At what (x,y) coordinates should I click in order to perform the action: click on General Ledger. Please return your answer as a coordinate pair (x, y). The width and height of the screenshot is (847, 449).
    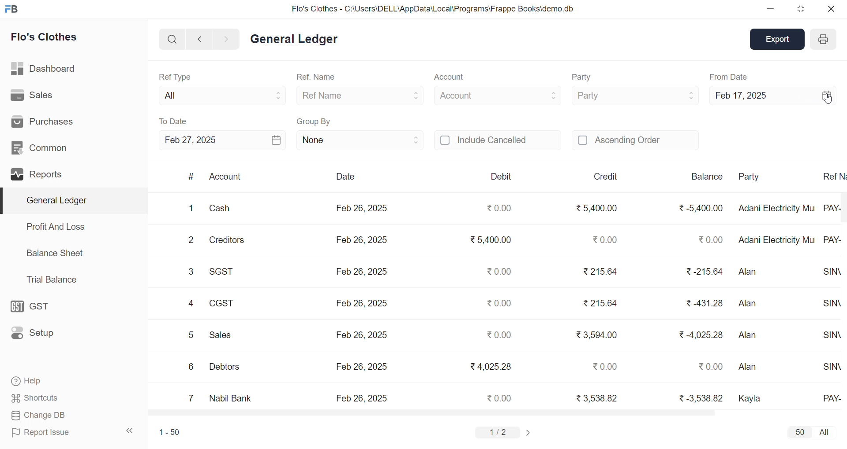
    Looking at the image, I should click on (294, 40).